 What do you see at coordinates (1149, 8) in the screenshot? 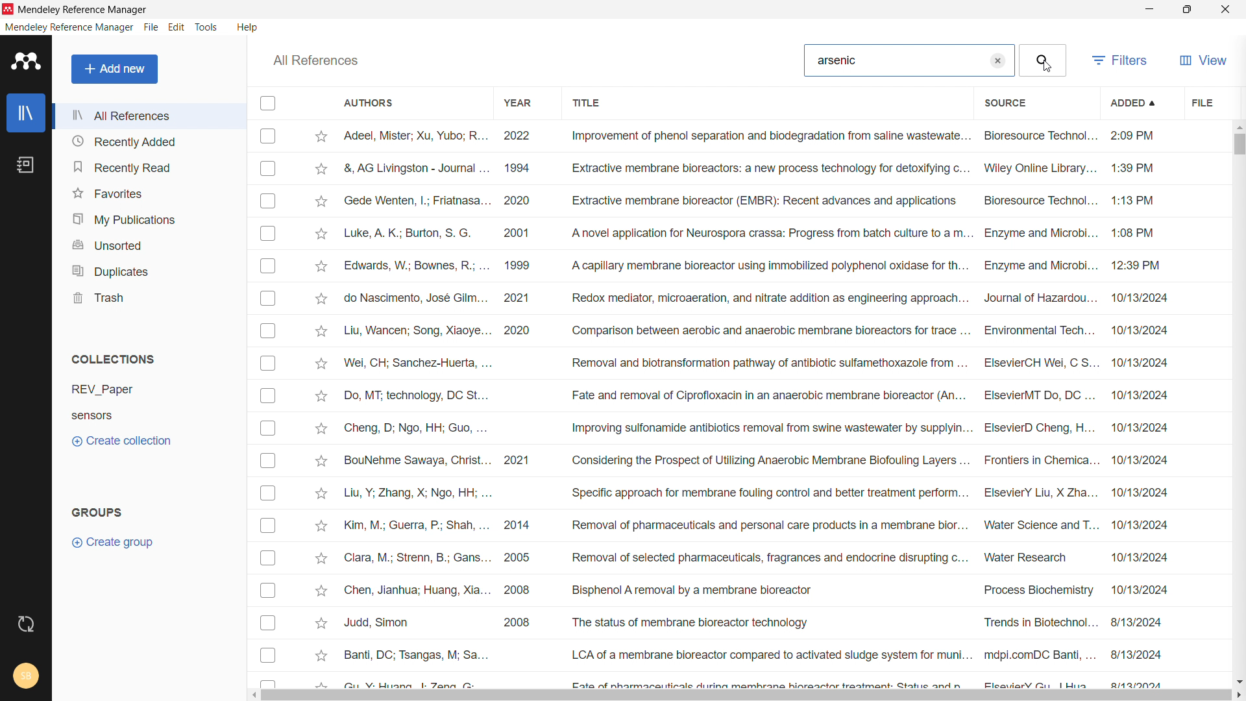
I see `minimize` at bounding box center [1149, 8].